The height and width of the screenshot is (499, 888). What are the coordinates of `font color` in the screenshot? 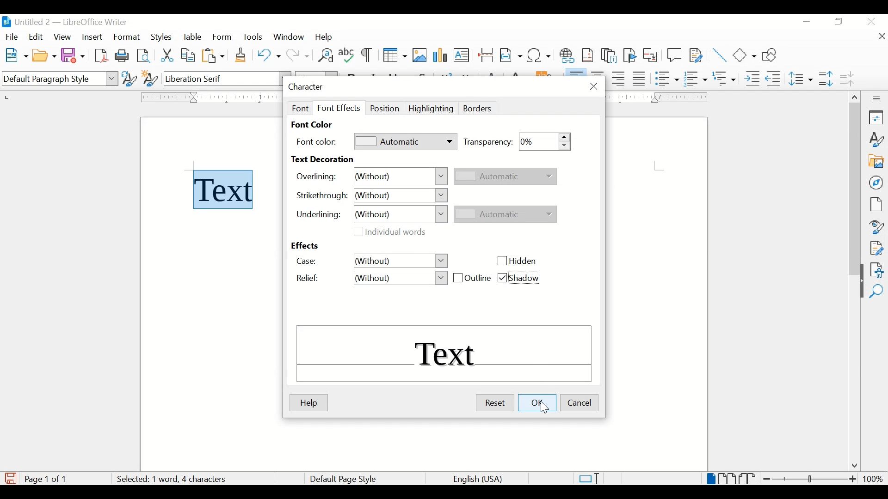 It's located at (312, 125).